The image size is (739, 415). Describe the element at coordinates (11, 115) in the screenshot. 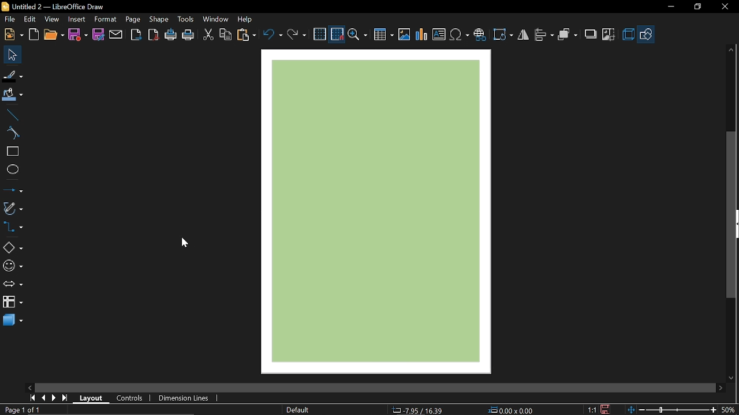

I see `Line` at that location.